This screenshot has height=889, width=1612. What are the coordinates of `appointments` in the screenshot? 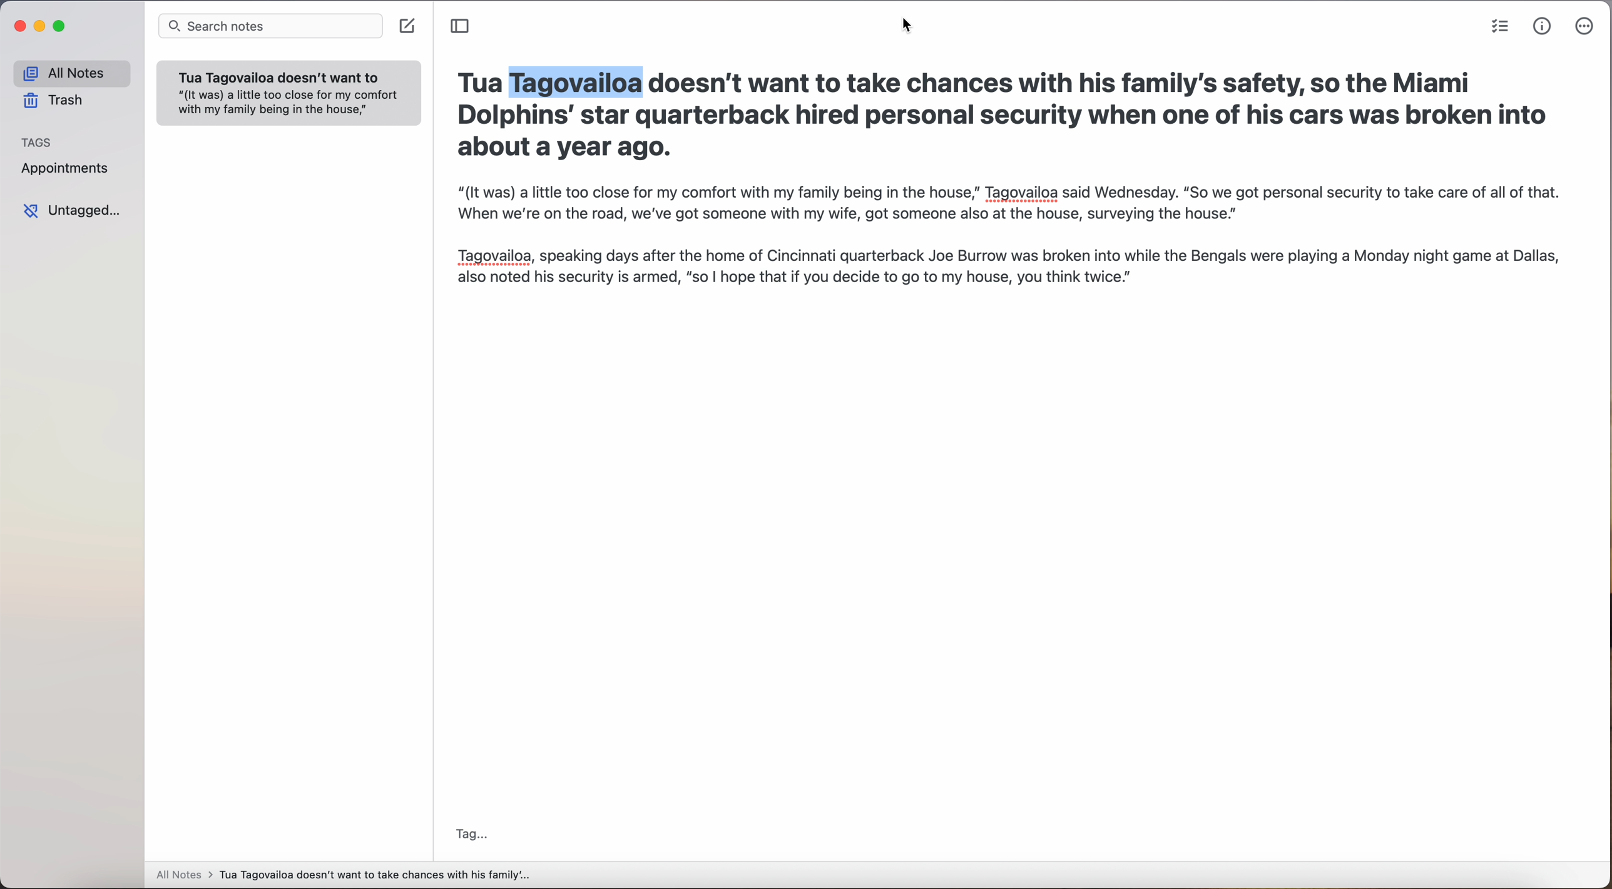 It's located at (69, 171).